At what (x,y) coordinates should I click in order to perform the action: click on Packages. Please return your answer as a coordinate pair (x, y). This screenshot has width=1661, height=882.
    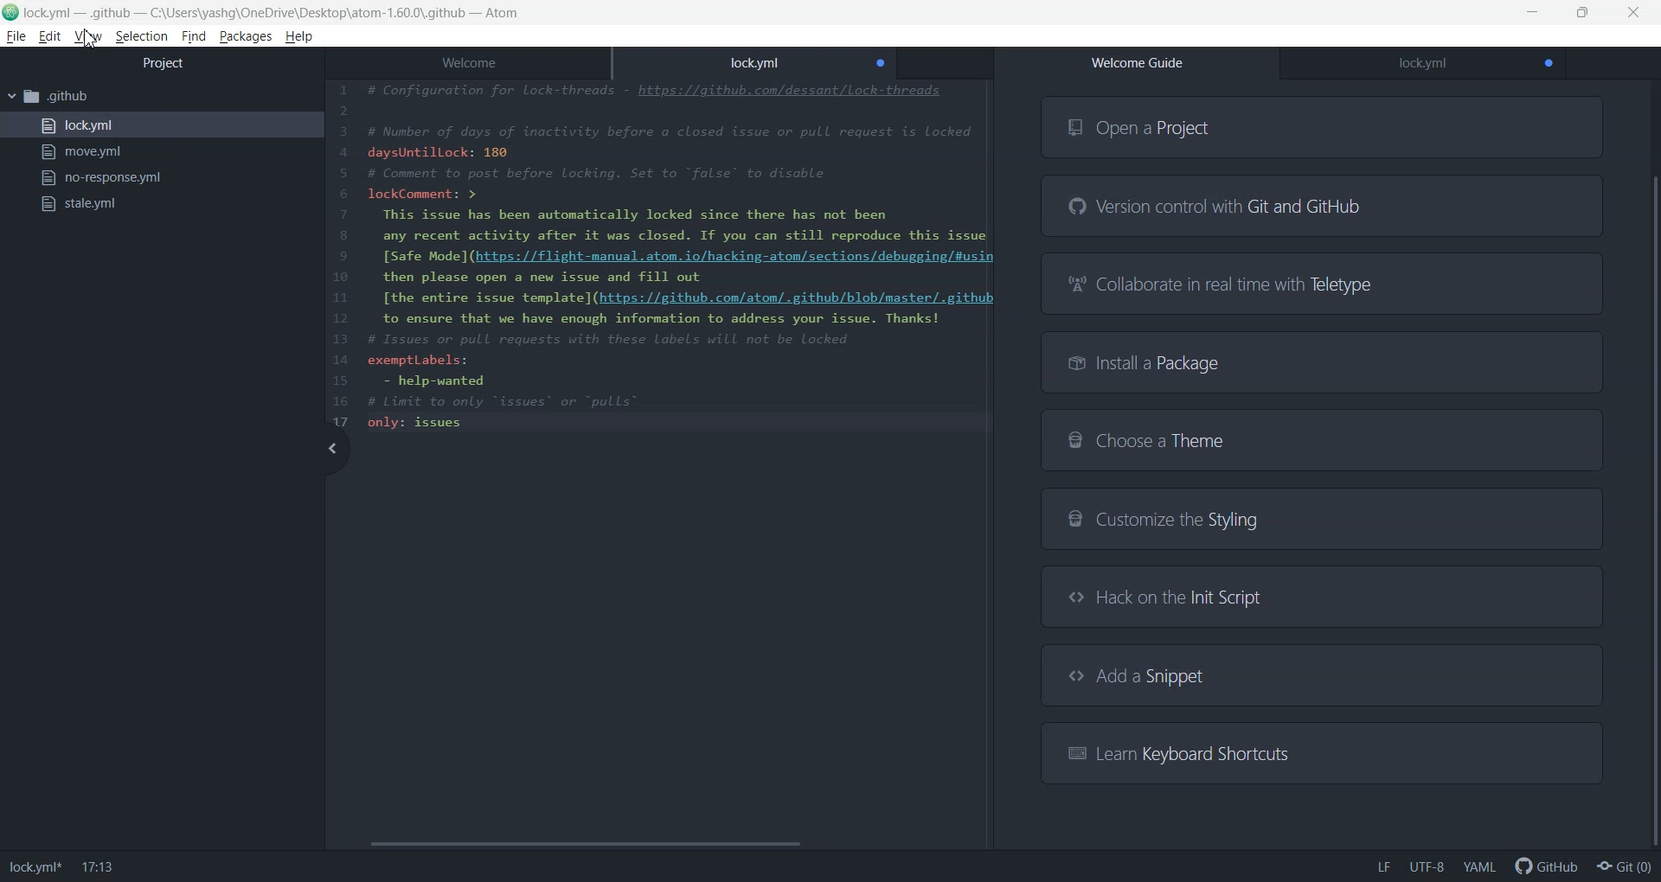
    Looking at the image, I should click on (247, 37).